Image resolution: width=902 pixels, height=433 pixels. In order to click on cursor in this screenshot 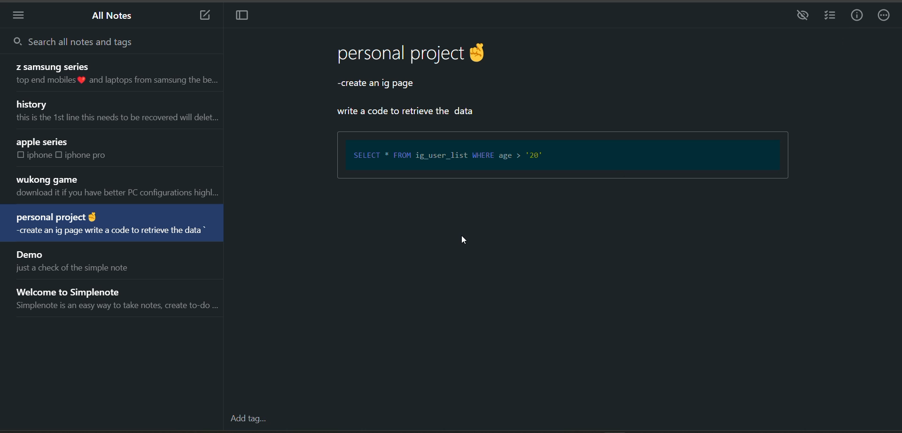, I will do `click(467, 241)`.